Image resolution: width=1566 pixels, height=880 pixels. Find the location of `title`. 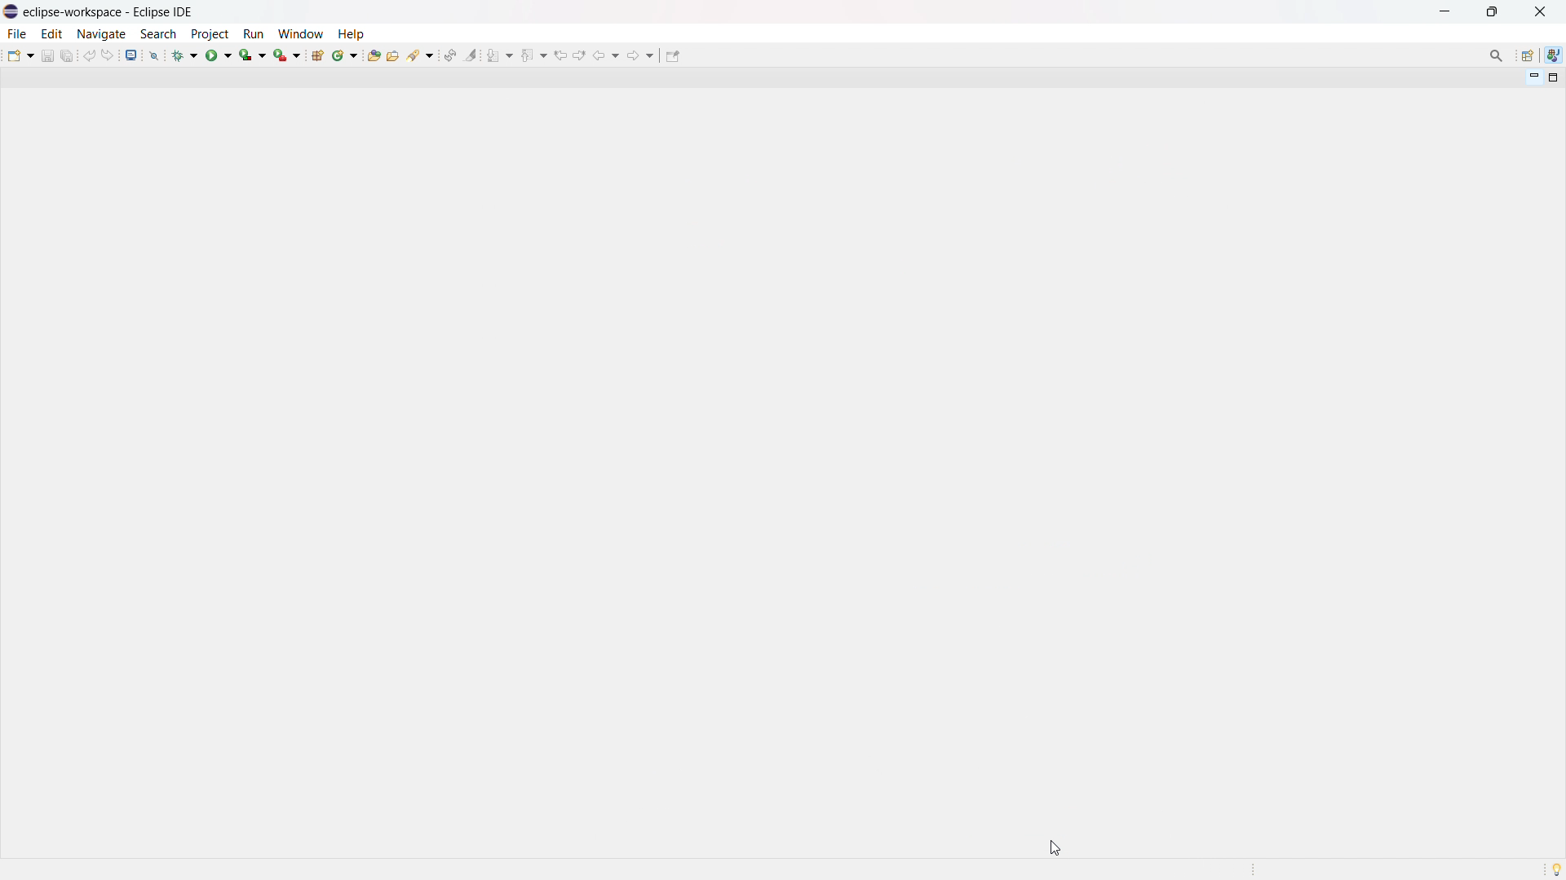

title is located at coordinates (110, 11).